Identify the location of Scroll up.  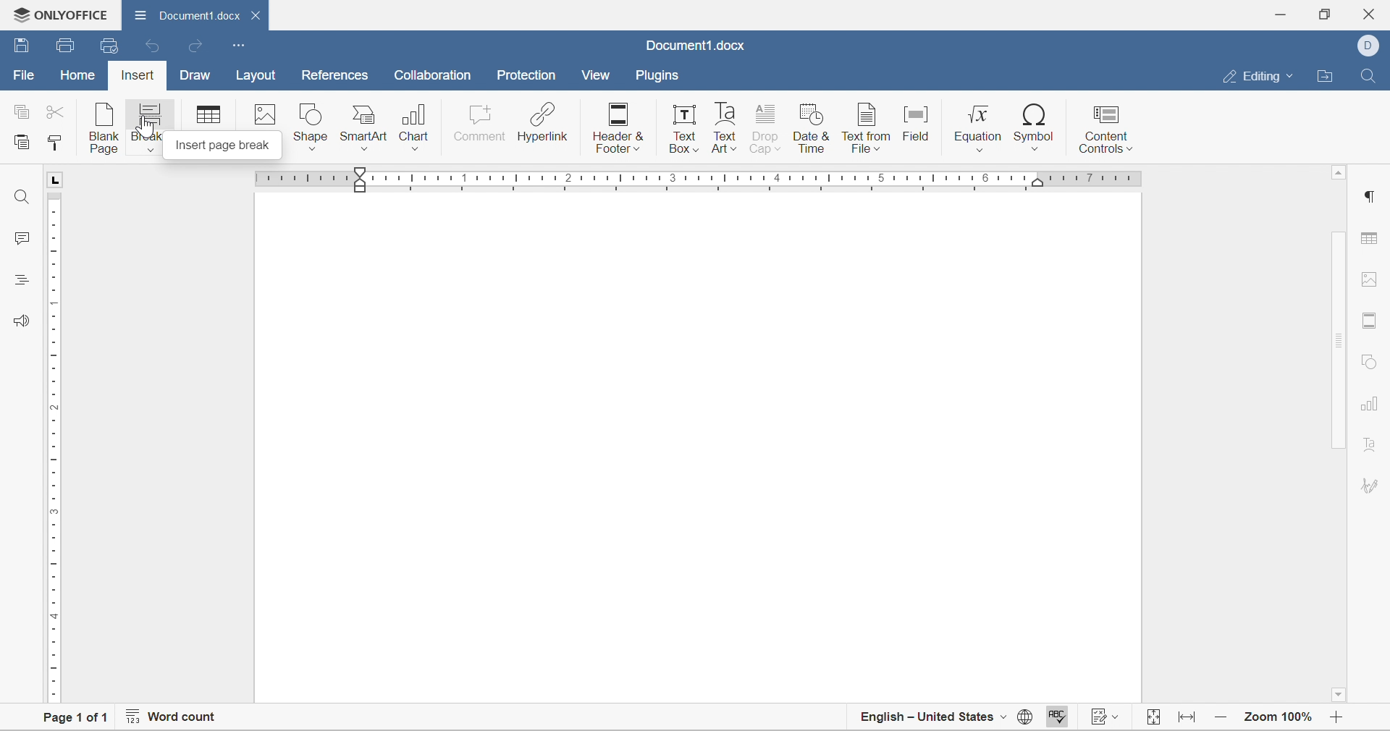
(1339, 175).